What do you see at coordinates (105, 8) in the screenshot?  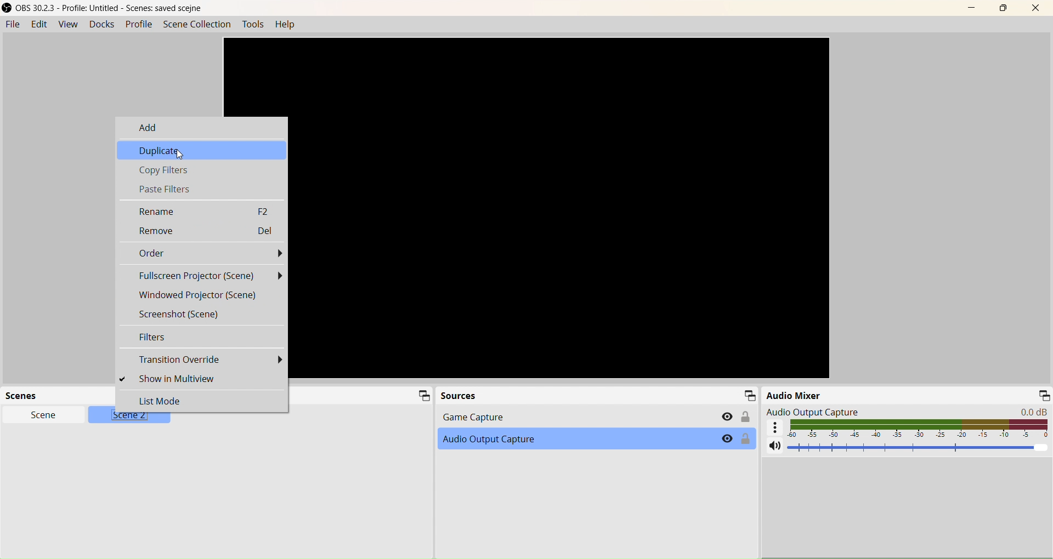 I see `OBS 30.23 - Profile Untitled - Scene saved scejne` at bounding box center [105, 8].